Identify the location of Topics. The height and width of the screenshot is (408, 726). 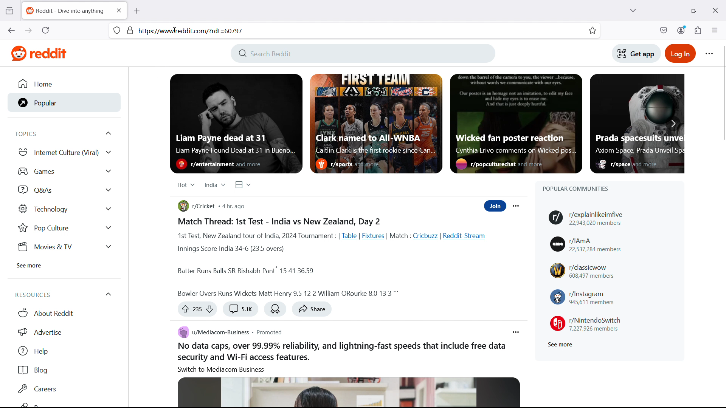
(65, 133).